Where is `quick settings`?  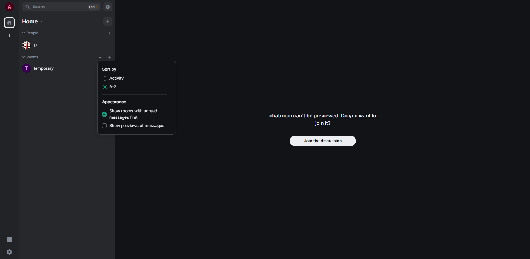
quick settings is located at coordinates (9, 252).